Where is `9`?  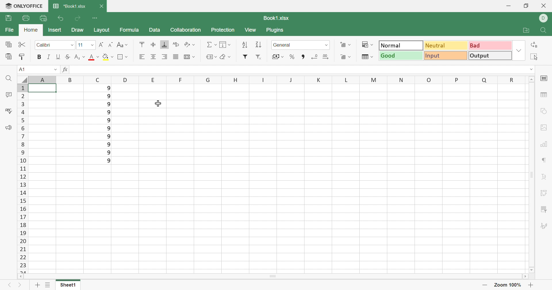 9 is located at coordinates (108, 88).